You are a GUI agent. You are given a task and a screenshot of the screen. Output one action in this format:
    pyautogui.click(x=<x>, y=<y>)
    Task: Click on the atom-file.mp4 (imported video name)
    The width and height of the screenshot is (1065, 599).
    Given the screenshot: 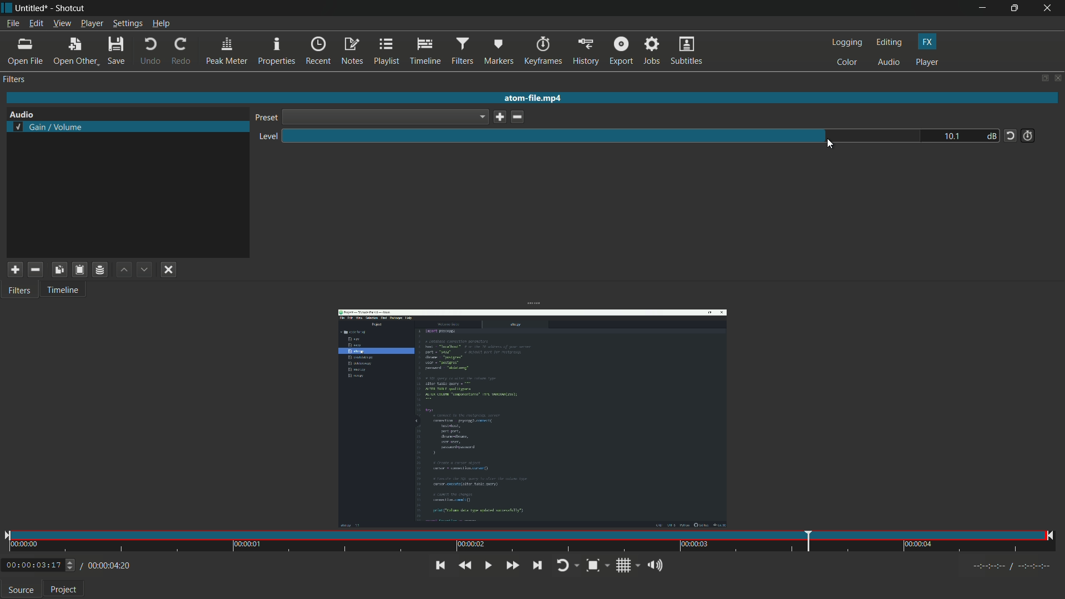 What is the action you would take?
    pyautogui.click(x=535, y=99)
    